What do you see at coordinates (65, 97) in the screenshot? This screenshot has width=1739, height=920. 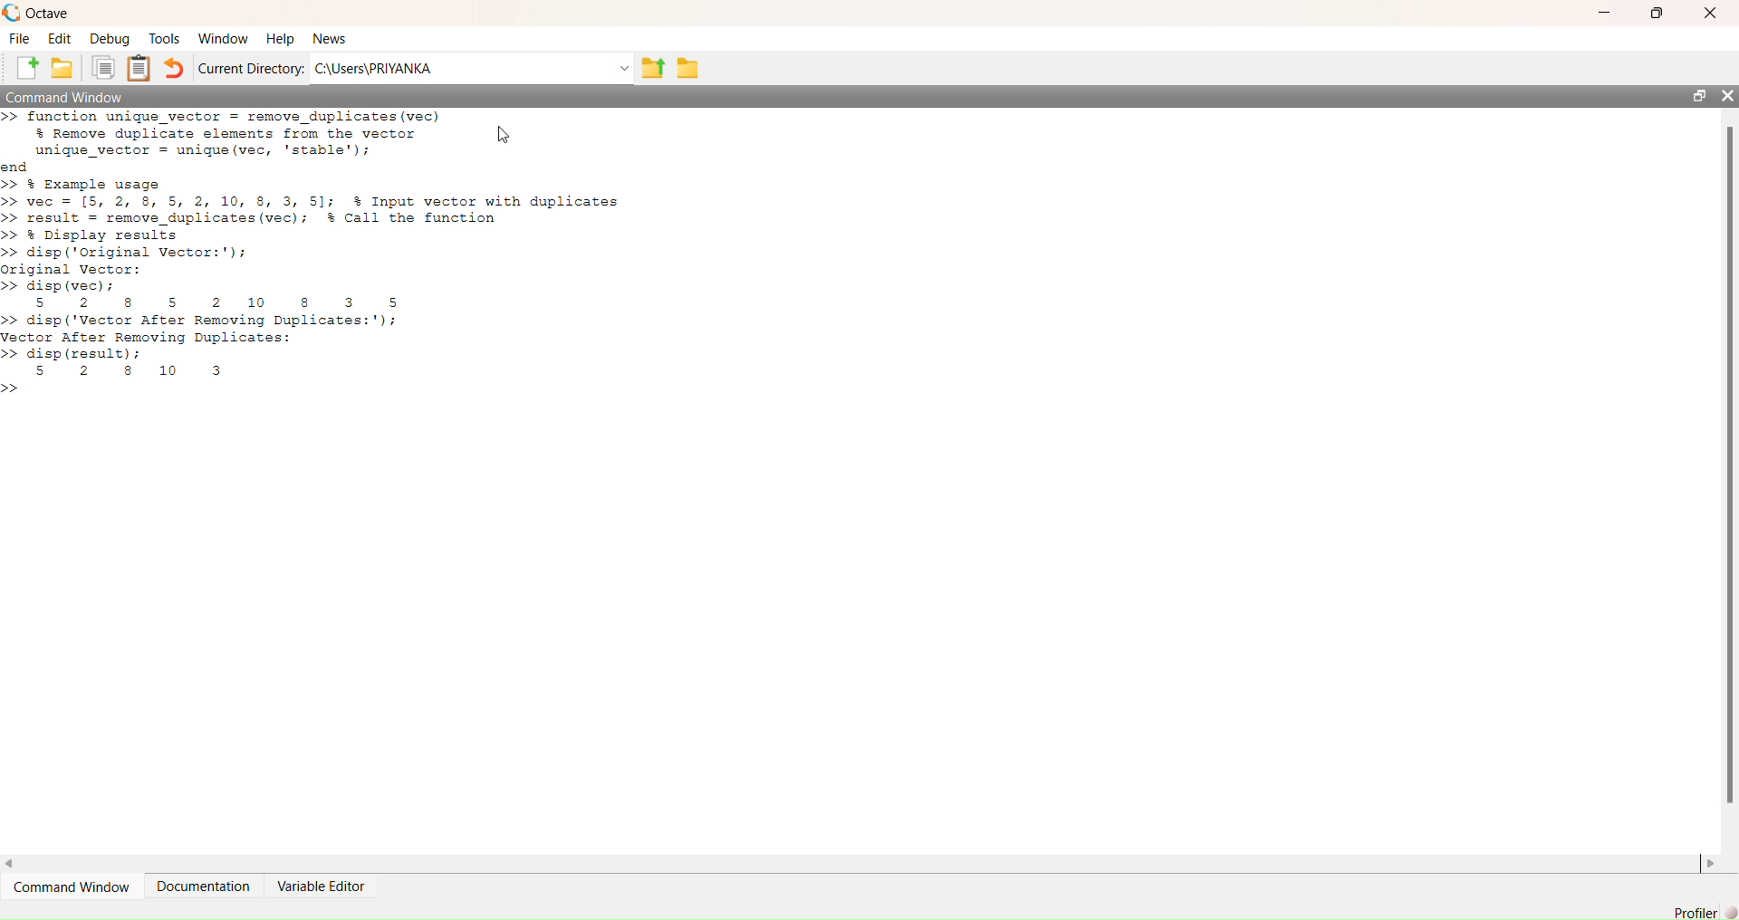 I see `command window` at bounding box center [65, 97].